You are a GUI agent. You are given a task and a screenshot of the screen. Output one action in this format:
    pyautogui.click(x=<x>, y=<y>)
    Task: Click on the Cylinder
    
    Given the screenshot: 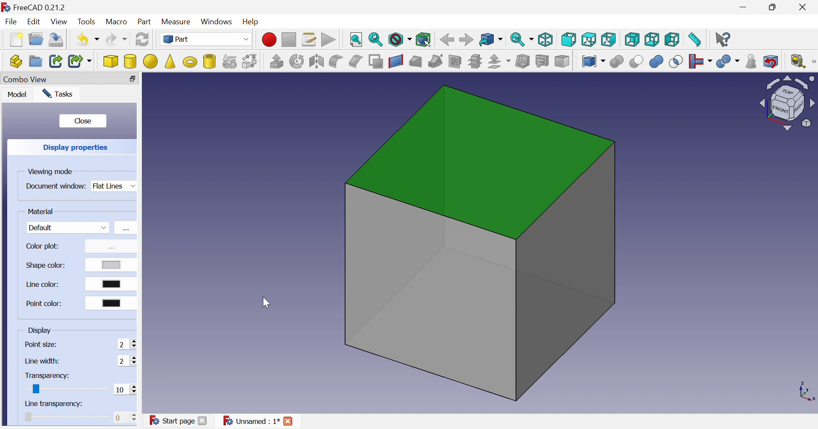 What is the action you would take?
    pyautogui.click(x=130, y=62)
    